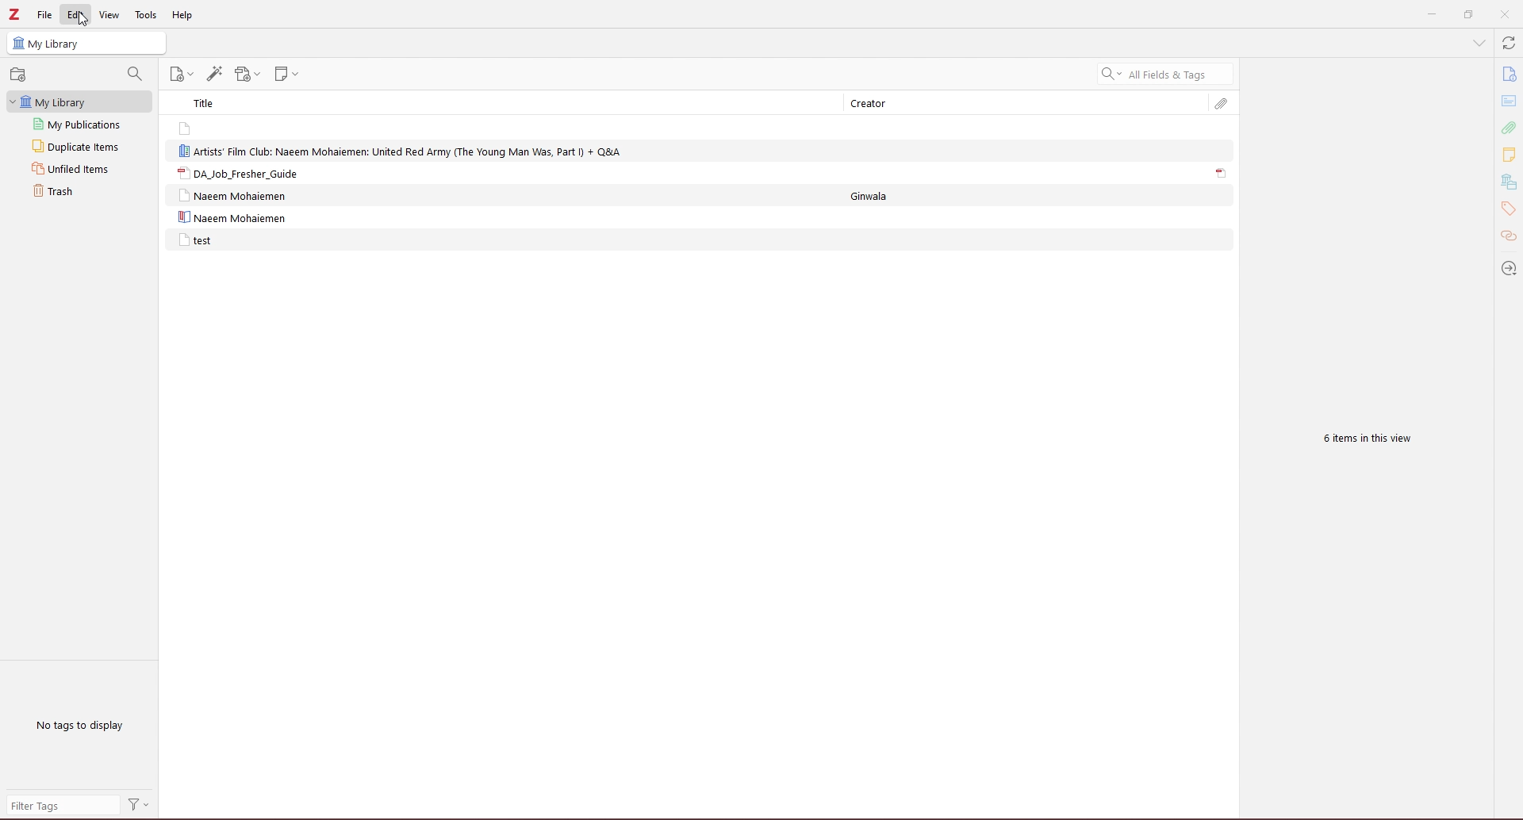 This screenshot has width=1523, height=820. Describe the element at coordinates (237, 196) in the screenshot. I see `Naeem Mohaiemen` at that location.